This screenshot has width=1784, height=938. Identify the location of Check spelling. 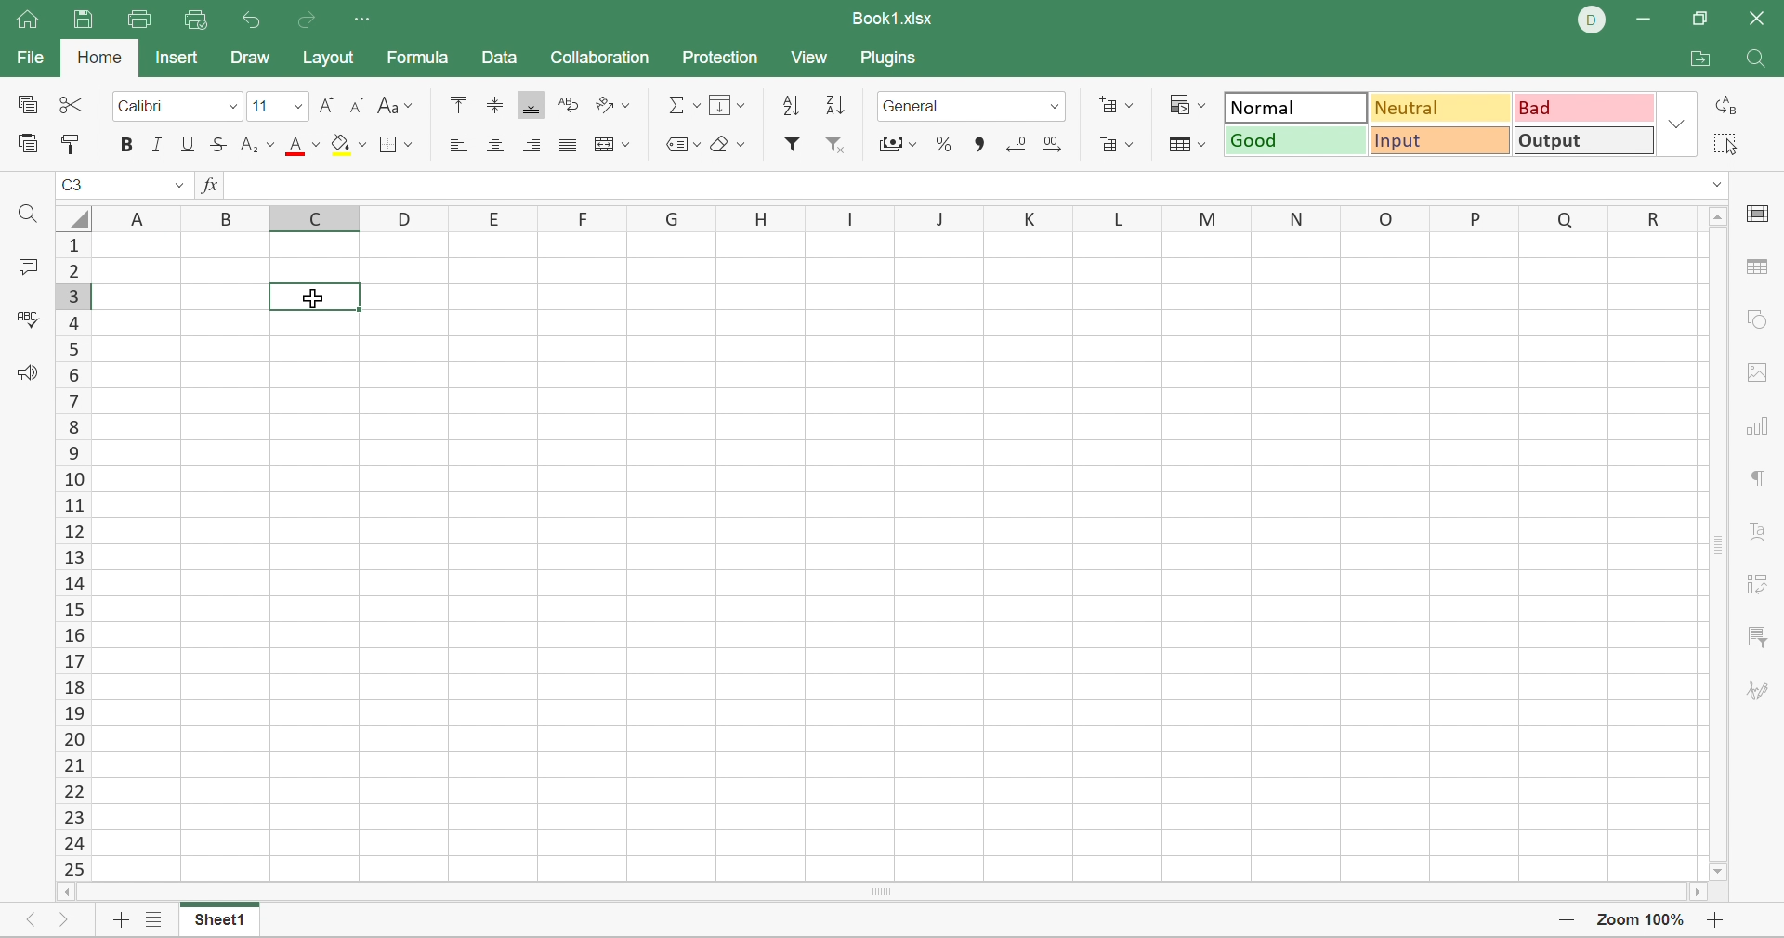
(23, 320).